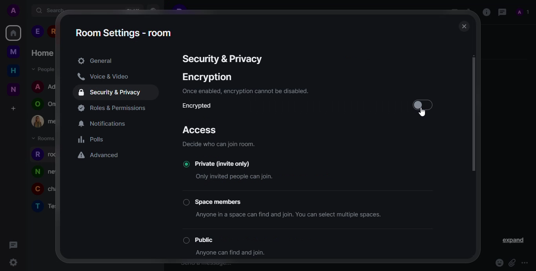 Image resolution: width=536 pixels, height=271 pixels. Describe the element at coordinates (99, 156) in the screenshot. I see `advanced` at that location.